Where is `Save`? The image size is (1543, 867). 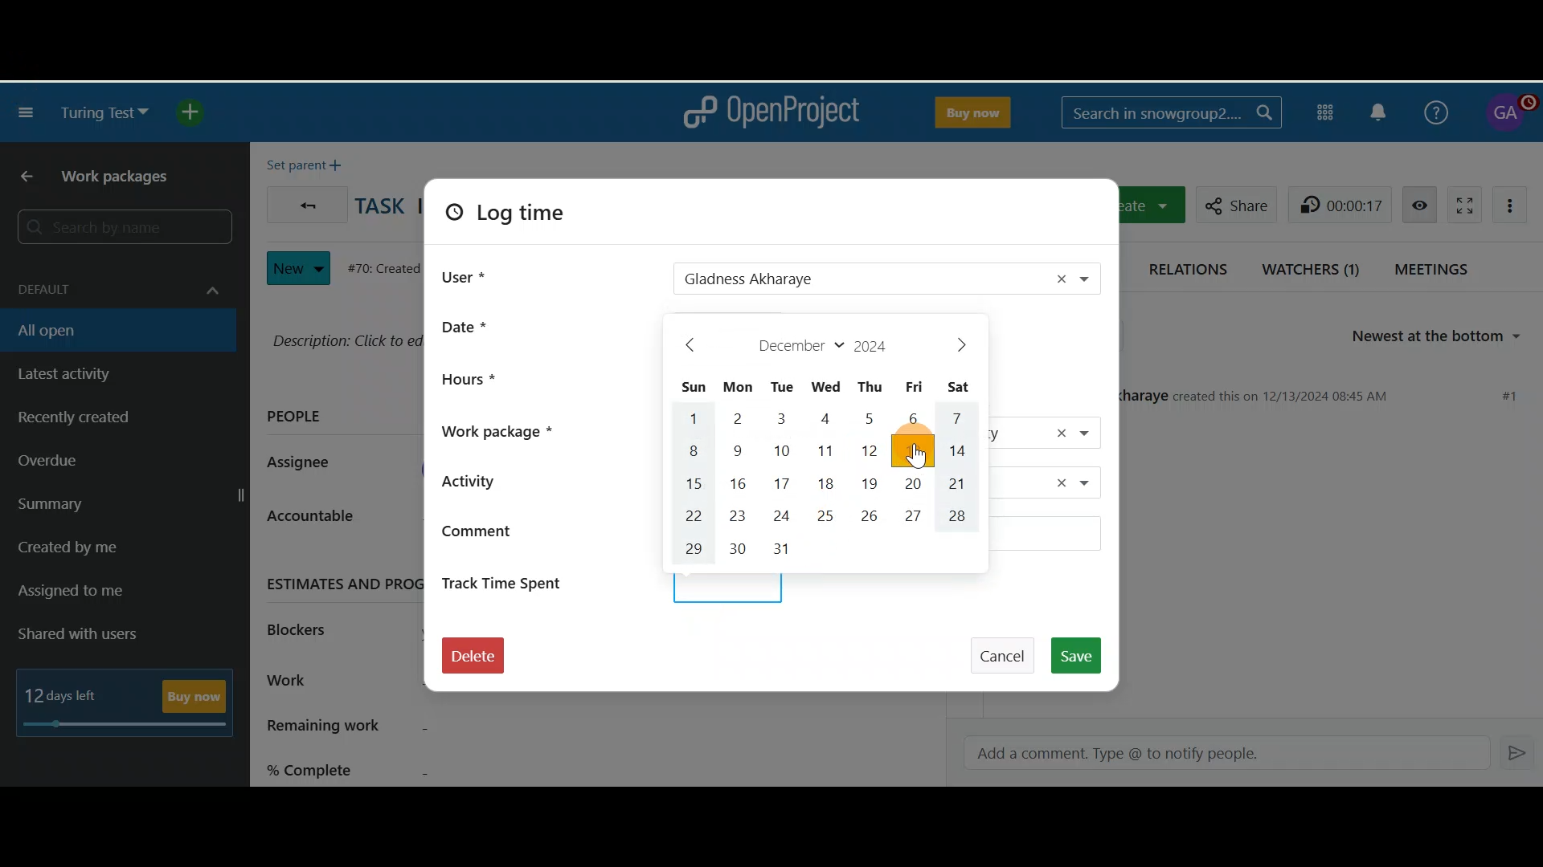
Save is located at coordinates (1082, 654).